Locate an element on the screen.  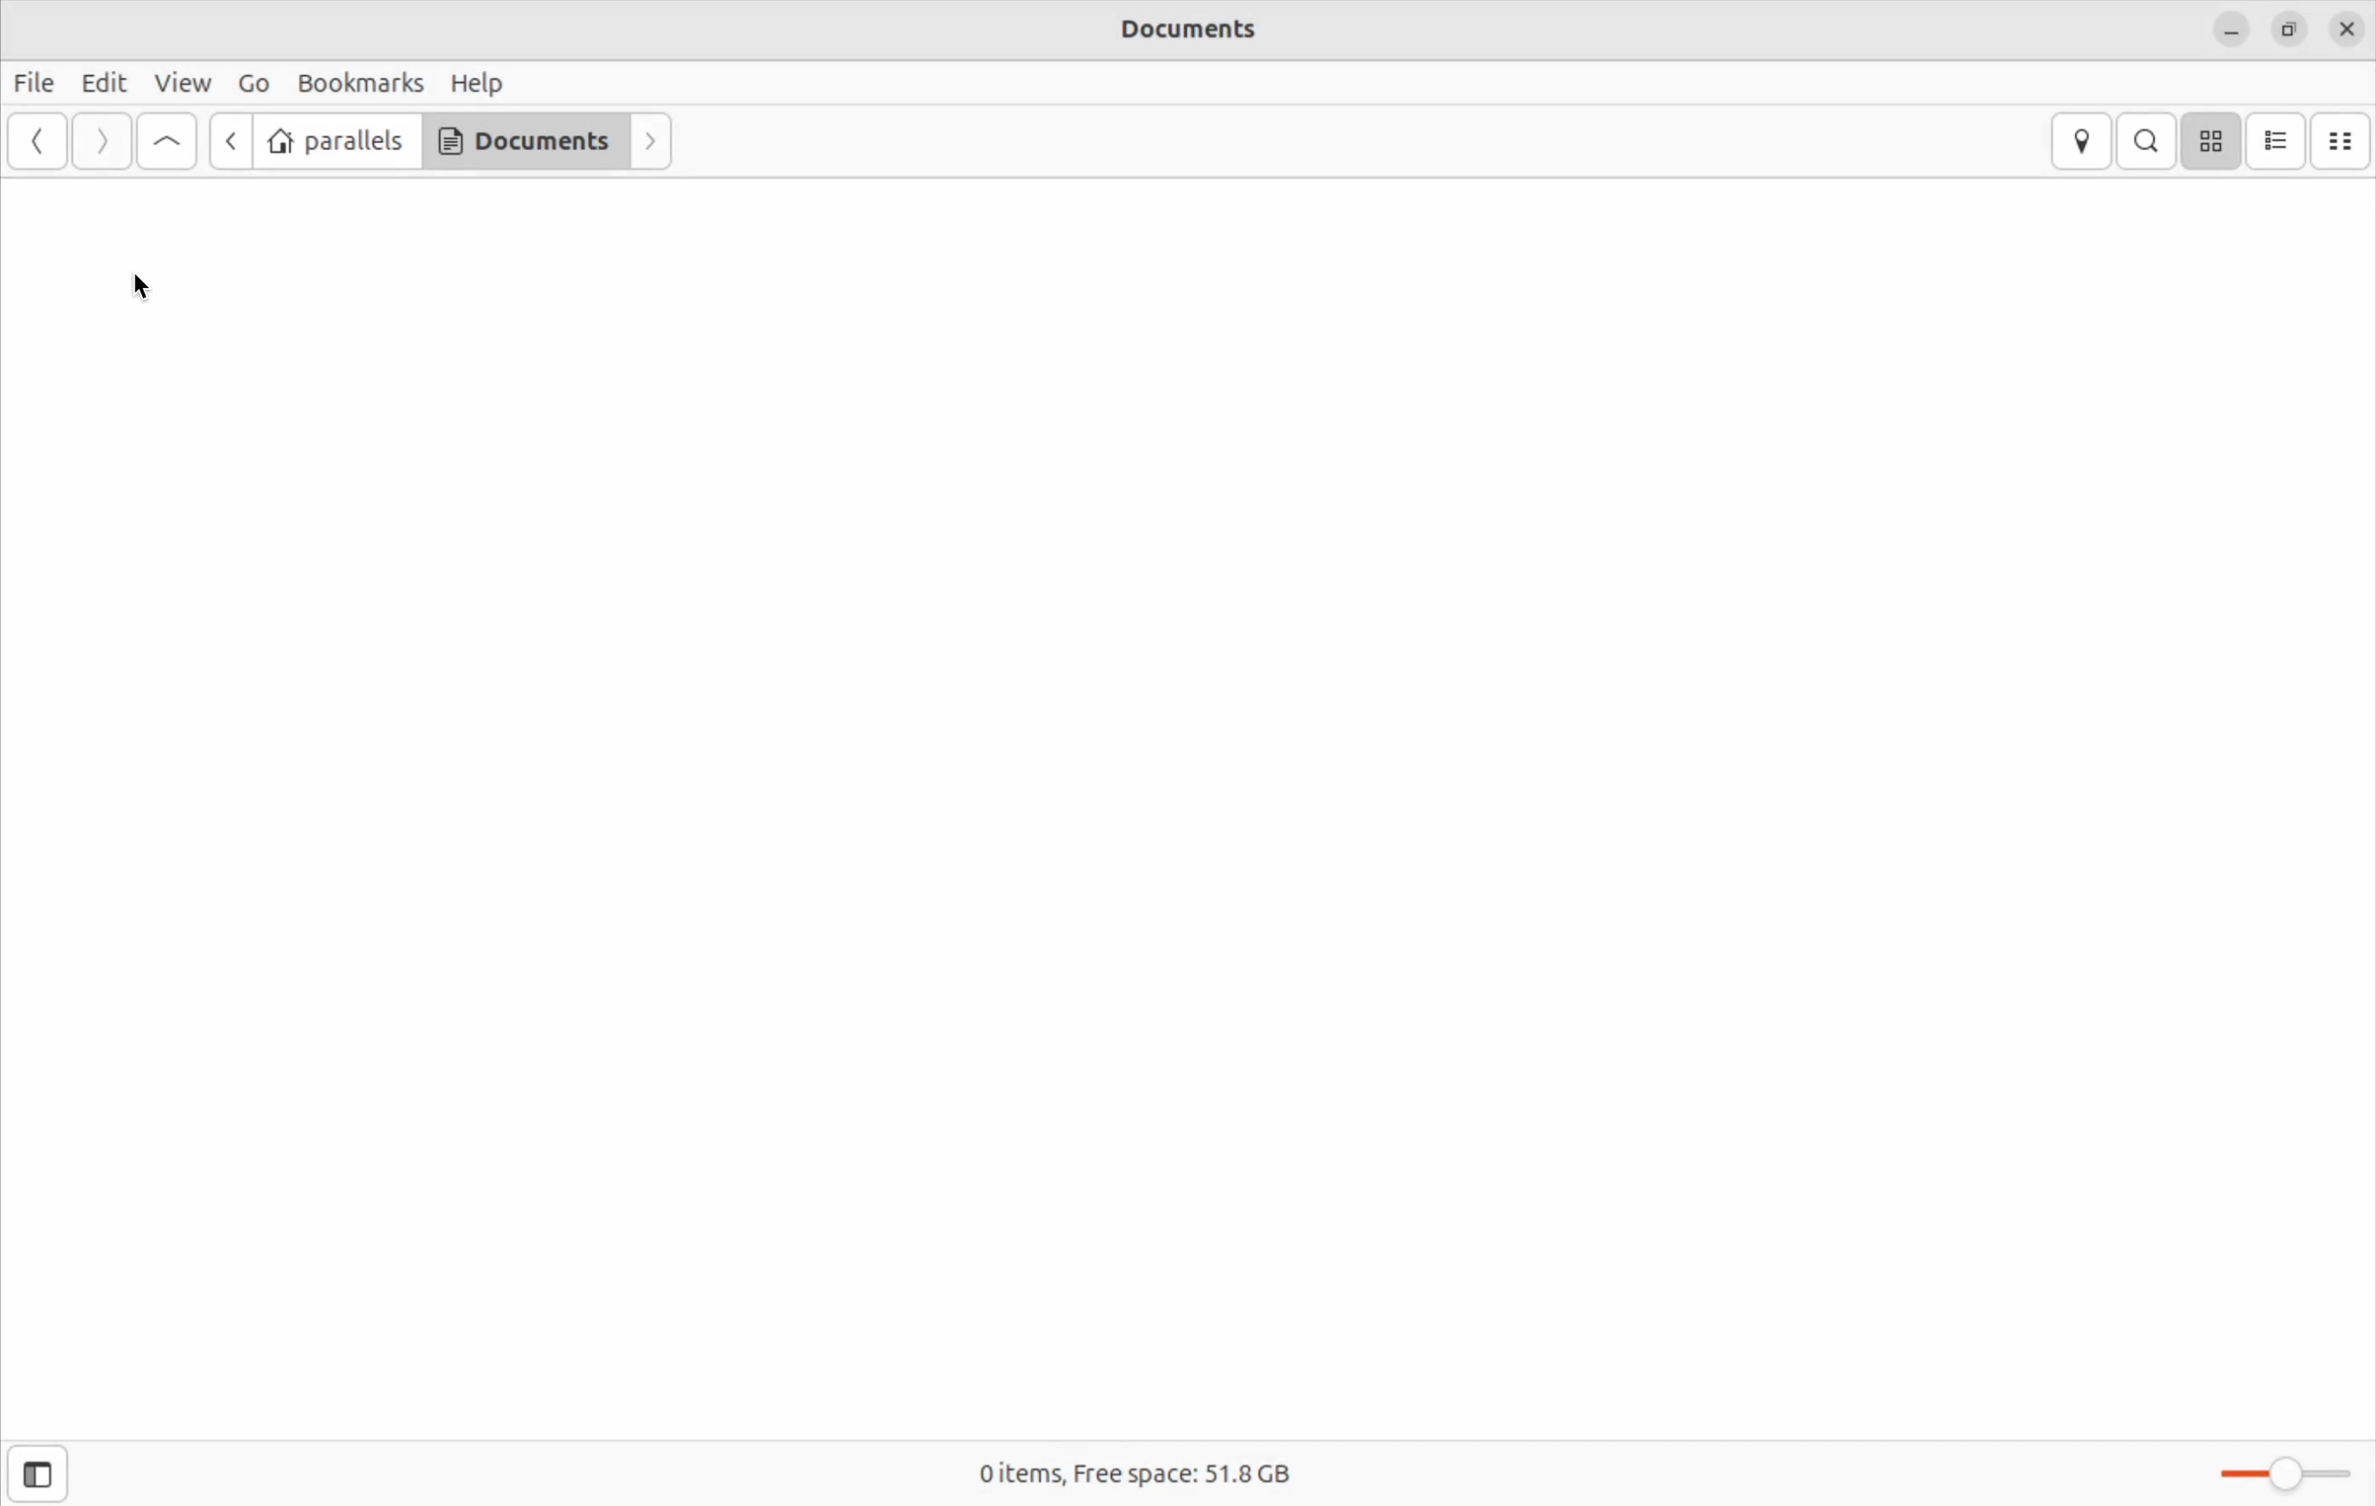
cursor is located at coordinates (152, 288).